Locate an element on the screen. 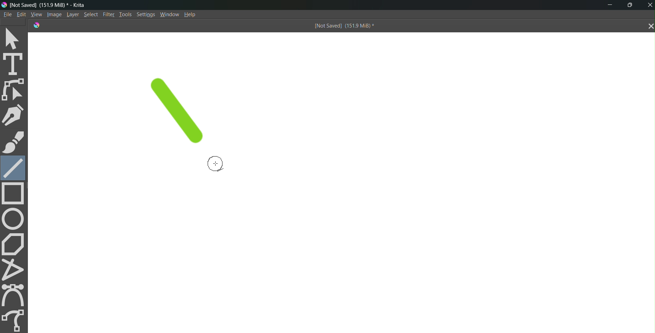 The height and width of the screenshot is (333, 655). pen is located at coordinates (15, 115).